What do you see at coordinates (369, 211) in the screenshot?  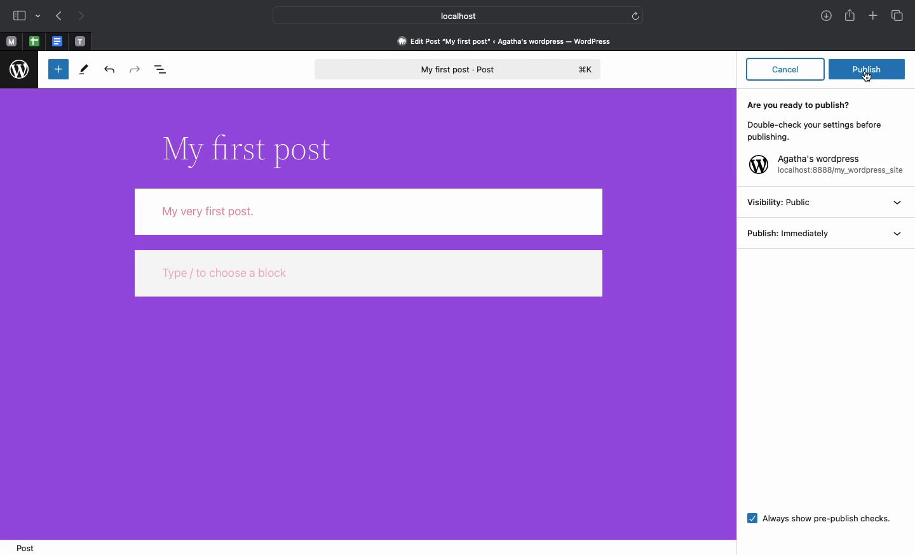 I see `Body` at bounding box center [369, 211].